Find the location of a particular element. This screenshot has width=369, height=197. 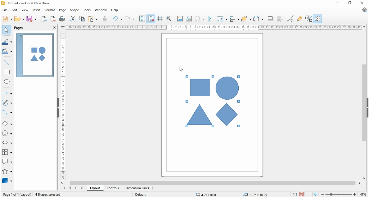

shadow is located at coordinates (270, 18).